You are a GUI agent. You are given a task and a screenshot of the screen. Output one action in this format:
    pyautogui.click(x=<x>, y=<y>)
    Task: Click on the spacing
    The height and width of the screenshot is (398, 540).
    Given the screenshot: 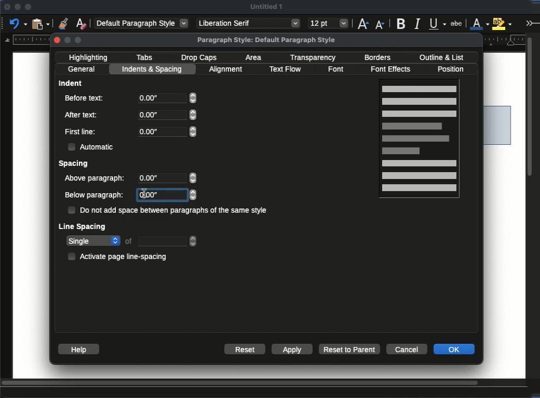 What is the action you would take?
    pyautogui.click(x=75, y=164)
    